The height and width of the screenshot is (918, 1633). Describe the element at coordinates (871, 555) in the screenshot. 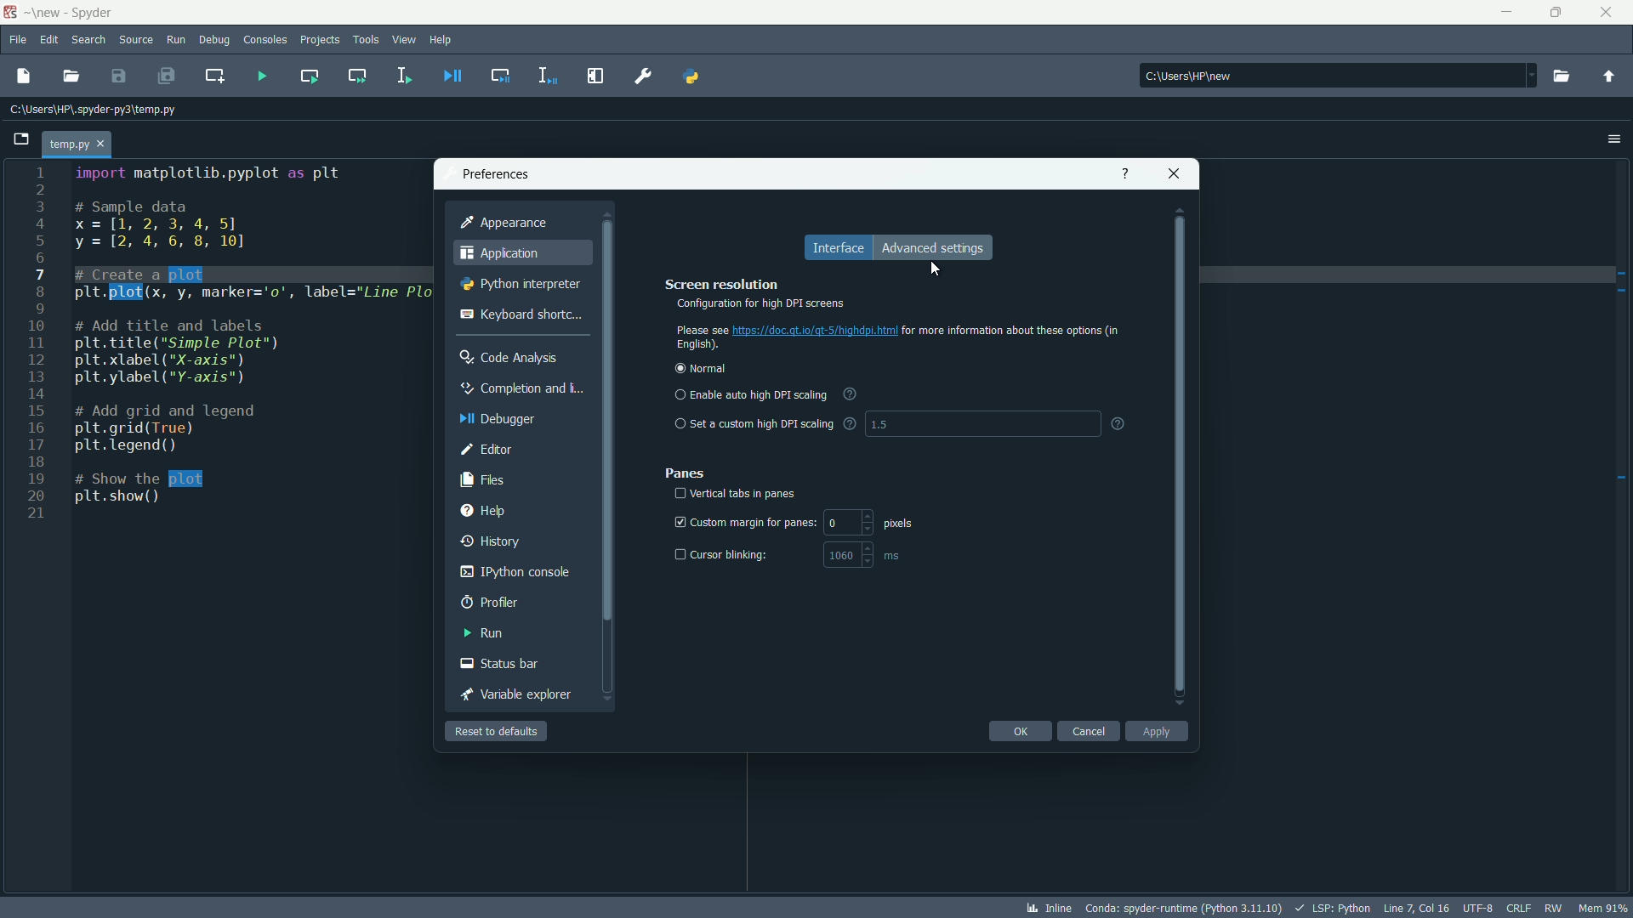

I see `increment/decrement` at that location.